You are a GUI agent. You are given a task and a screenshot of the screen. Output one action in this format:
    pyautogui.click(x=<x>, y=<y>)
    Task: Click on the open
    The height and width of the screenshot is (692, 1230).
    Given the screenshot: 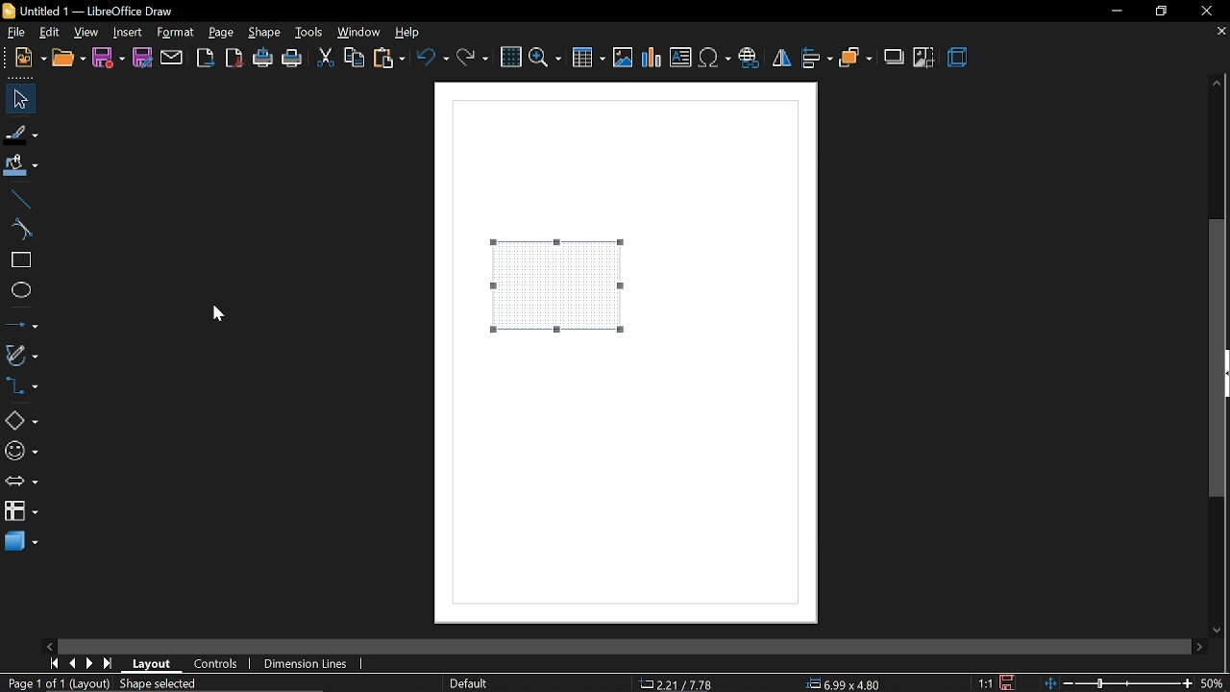 What is the action you would take?
    pyautogui.click(x=69, y=58)
    